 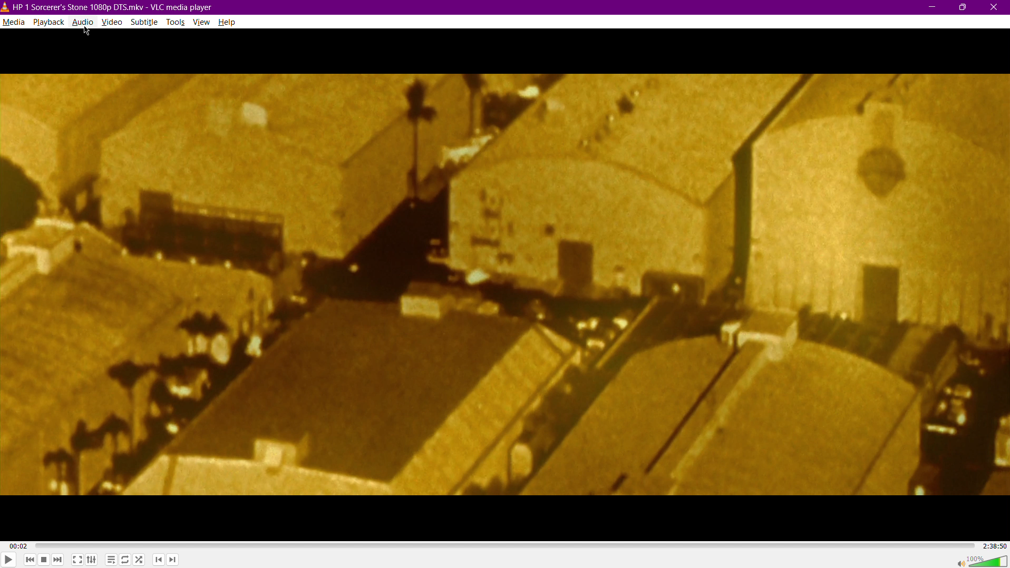 I want to click on Toggle Loop, so click(x=125, y=561).